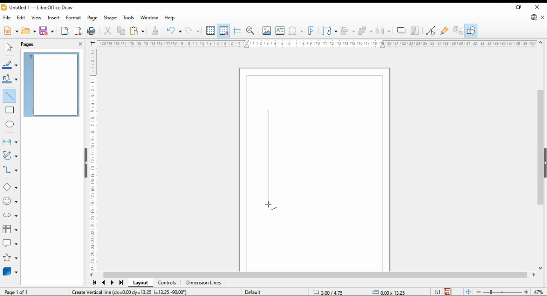 The image size is (547, 296). I want to click on symbol shapes, so click(11, 201).